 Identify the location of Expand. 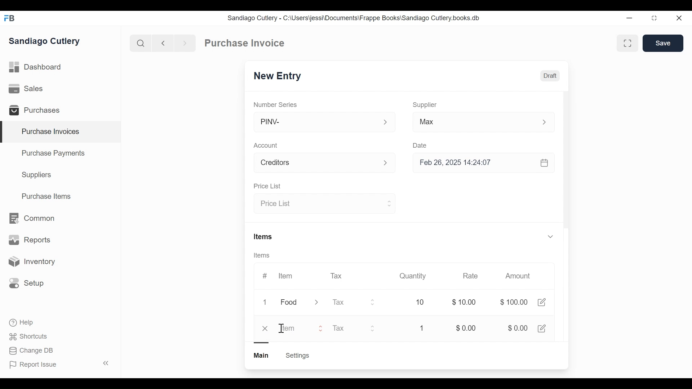
(389, 203).